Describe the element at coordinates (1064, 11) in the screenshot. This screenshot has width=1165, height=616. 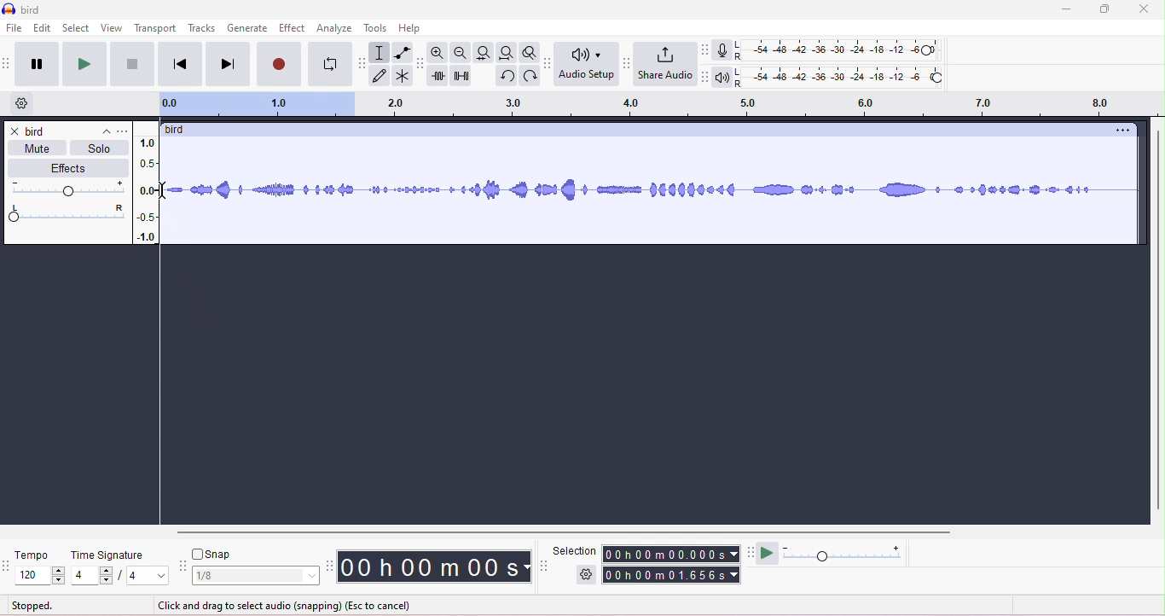
I see `minimize` at that location.